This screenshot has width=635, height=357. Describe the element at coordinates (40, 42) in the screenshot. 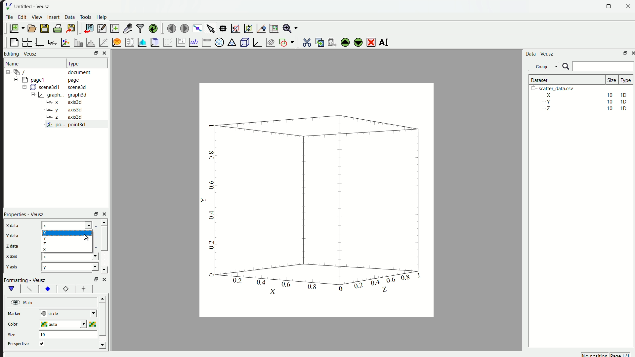

I see `base graph` at that location.